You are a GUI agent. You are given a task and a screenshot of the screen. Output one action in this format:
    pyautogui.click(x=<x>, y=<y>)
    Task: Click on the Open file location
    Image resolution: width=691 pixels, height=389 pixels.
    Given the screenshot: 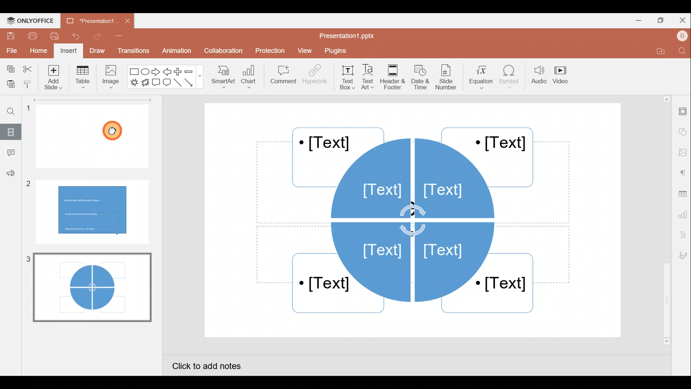 What is the action you would take?
    pyautogui.click(x=656, y=51)
    